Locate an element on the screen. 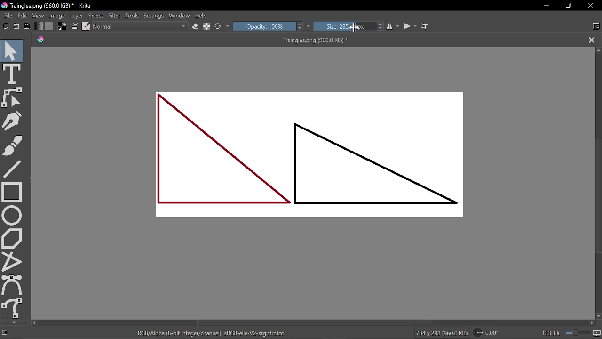 The height and width of the screenshot is (339, 602). Bezier curve tool is located at coordinates (12, 285).